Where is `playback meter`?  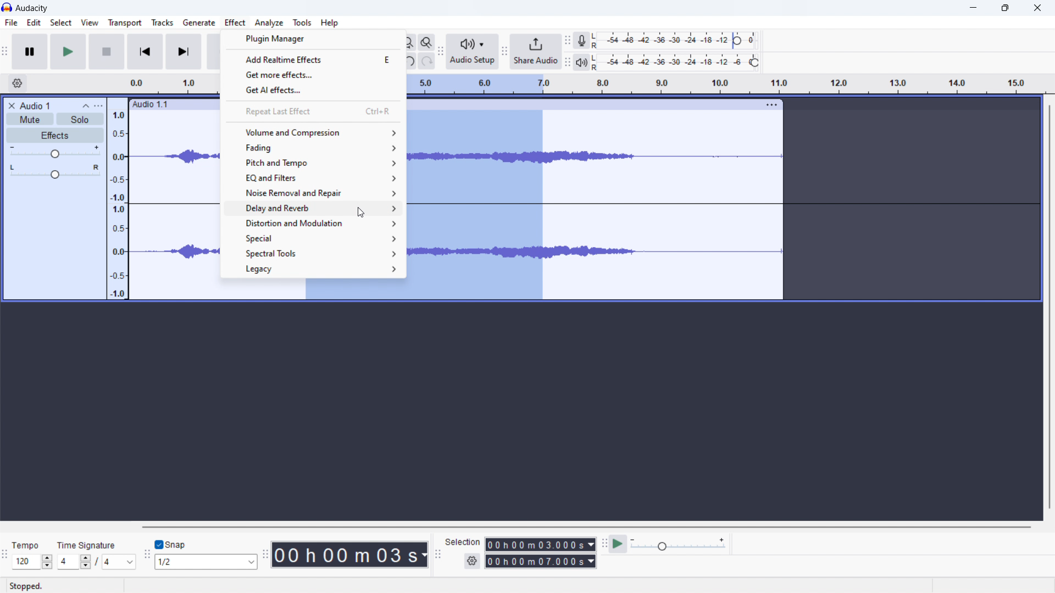 playback meter is located at coordinates (582, 62).